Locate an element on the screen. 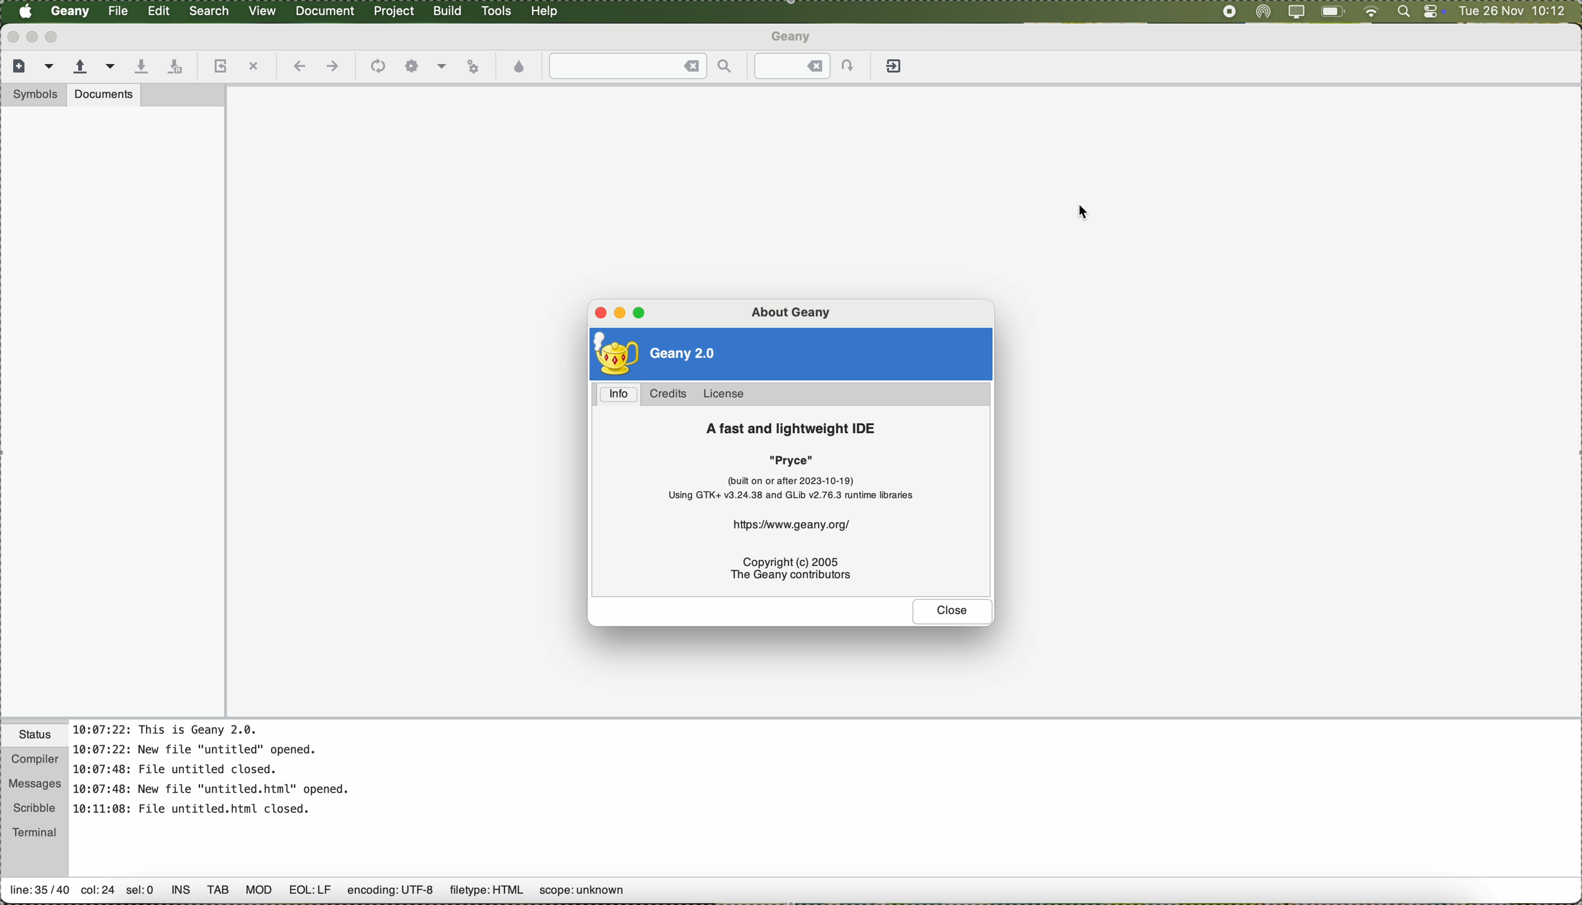 Image resolution: width=1582 pixels, height=905 pixels. save current file is located at coordinates (139, 65).